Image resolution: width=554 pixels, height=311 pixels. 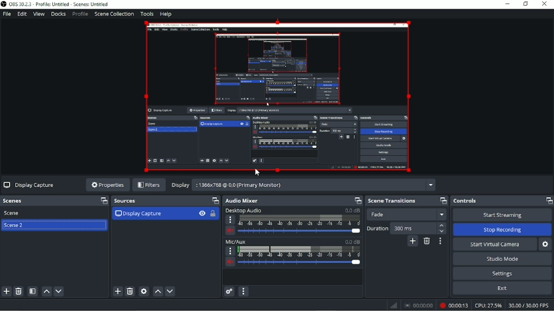 What do you see at coordinates (503, 274) in the screenshot?
I see `Settings` at bounding box center [503, 274].